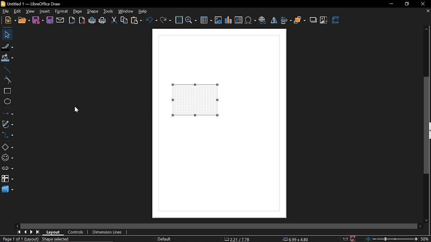 Image resolution: width=431 pixels, height=242 pixels. I want to click on insert table, so click(207, 21).